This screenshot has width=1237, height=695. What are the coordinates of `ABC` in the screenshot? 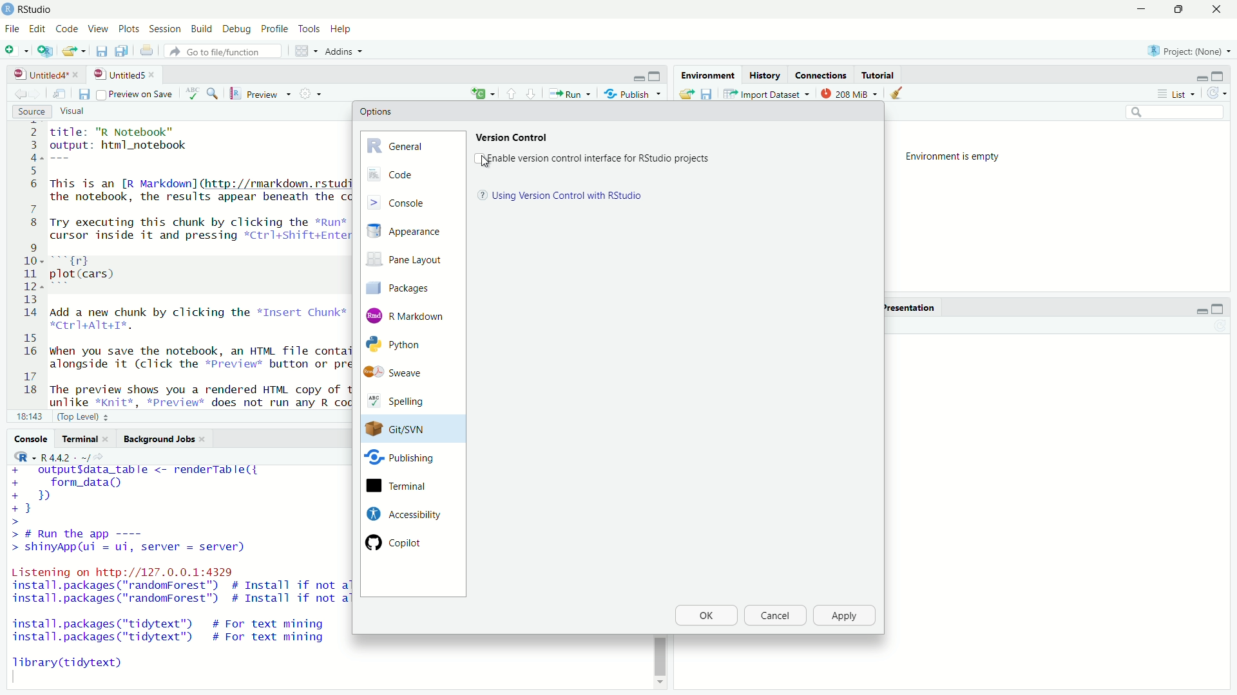 It's located at (202, 93).